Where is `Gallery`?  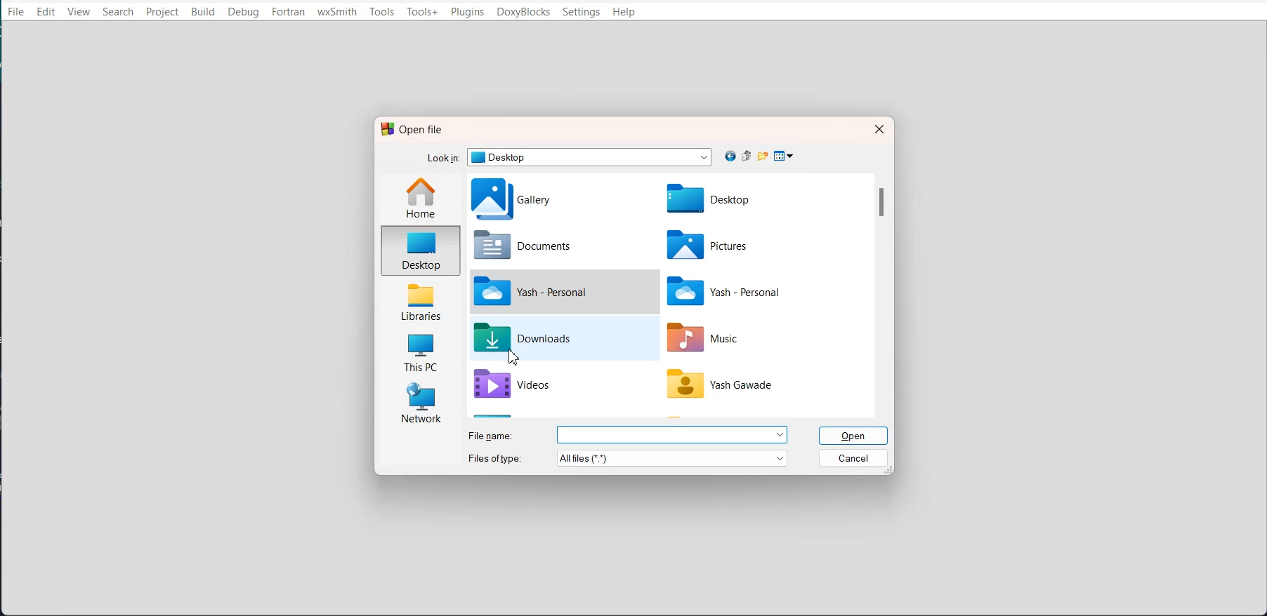
Gallery is located at coordinates (551, 199).